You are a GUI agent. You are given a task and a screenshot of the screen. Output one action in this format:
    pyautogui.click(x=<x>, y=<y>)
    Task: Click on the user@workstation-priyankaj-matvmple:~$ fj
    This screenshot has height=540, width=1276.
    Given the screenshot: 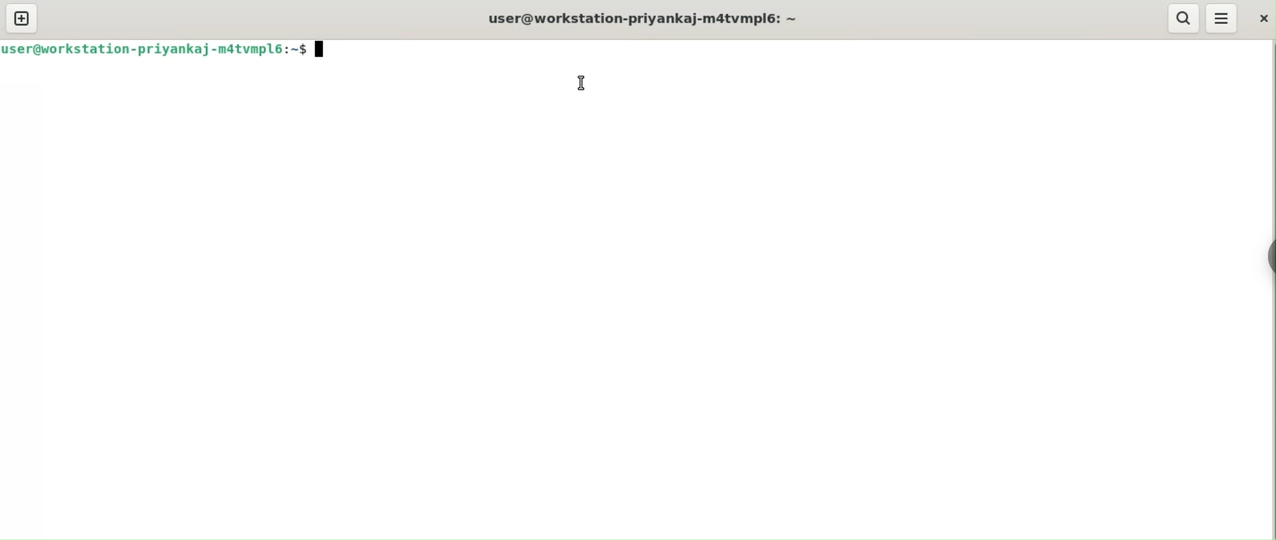 What is the action you would take?
    pyautogui.click(x=171, y=52)
    